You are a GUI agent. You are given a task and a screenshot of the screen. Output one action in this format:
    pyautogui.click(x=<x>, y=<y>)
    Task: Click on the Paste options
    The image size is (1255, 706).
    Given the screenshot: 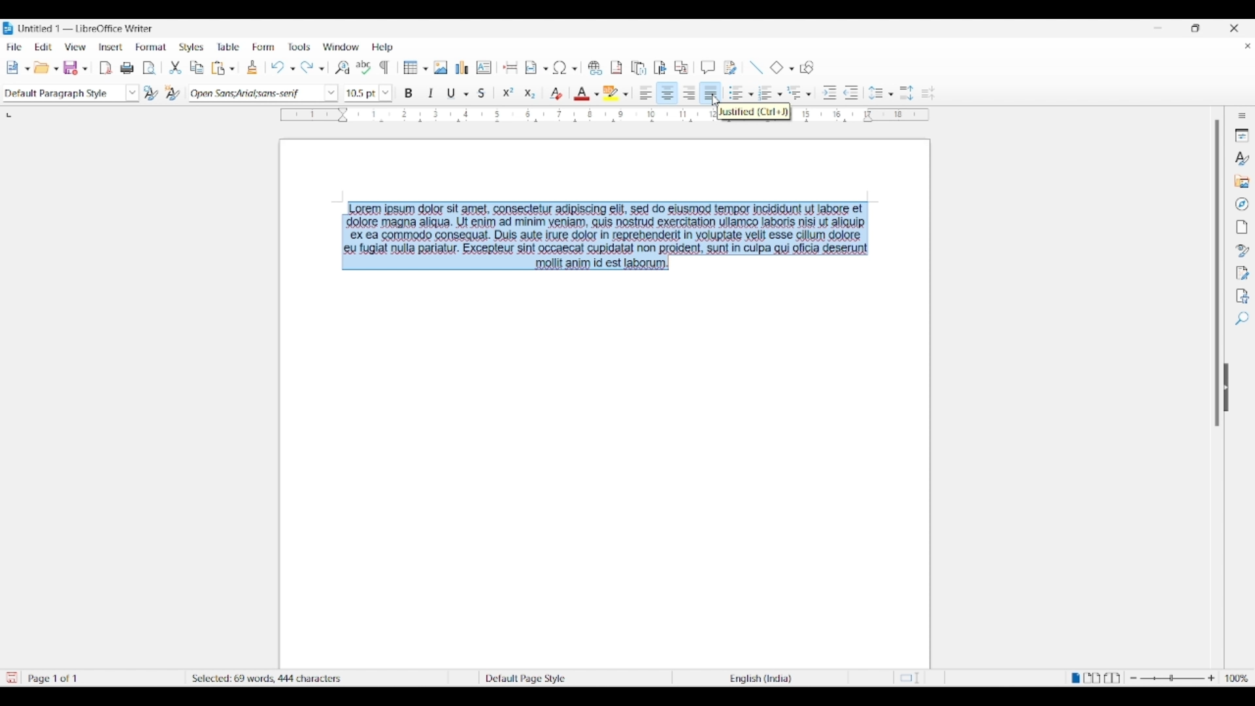 What is the action you would take?
    pyautogui.click(x=232, y=68)
    